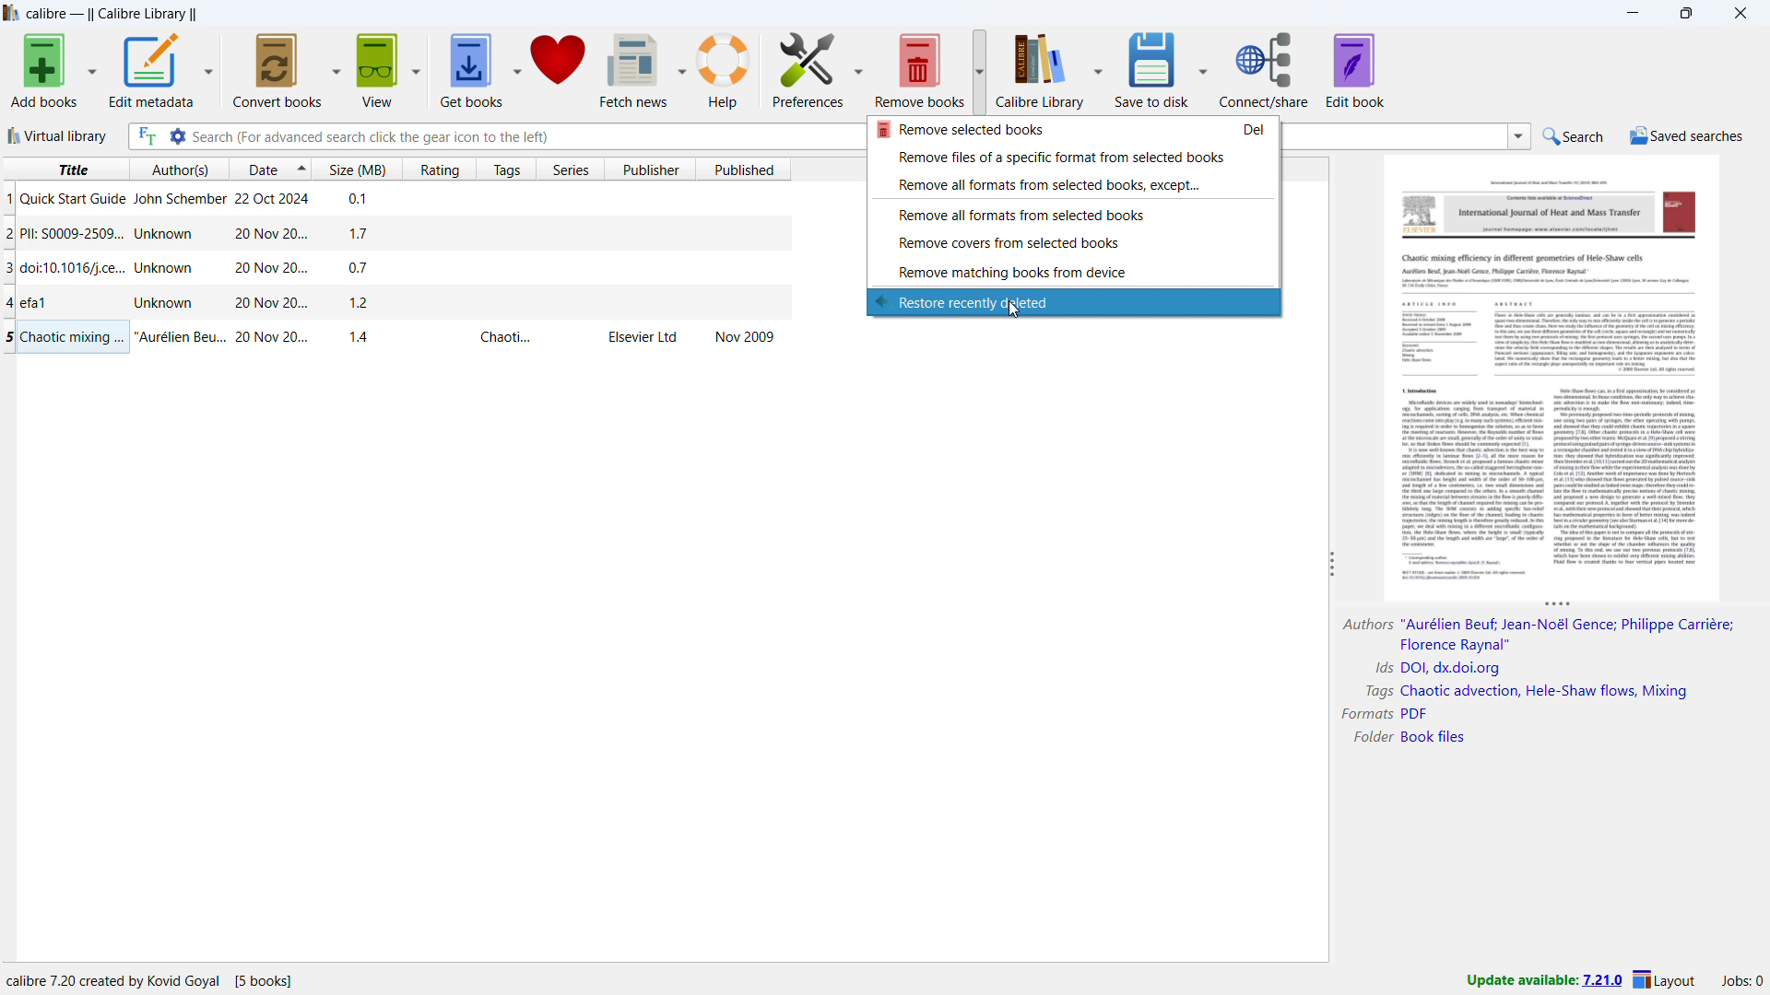  I want to click on edit book, so click(1355, 69).